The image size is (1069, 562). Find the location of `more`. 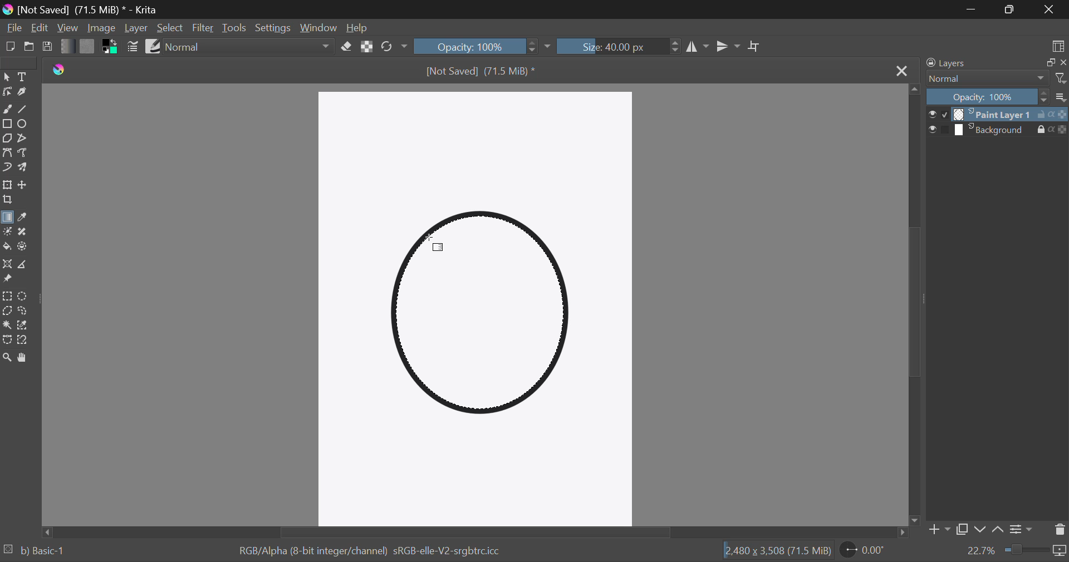

more is located at coordinates (1061, 97).